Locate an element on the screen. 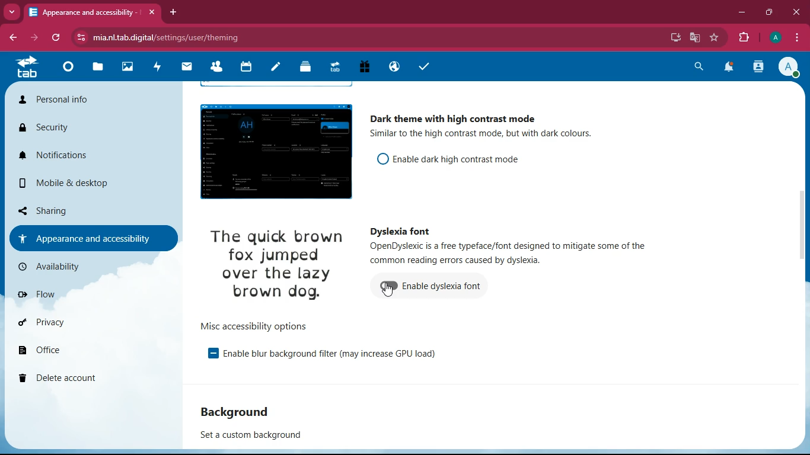 The width and height of the screenshot is (810, 455). background is located at coordinates (238, 414).